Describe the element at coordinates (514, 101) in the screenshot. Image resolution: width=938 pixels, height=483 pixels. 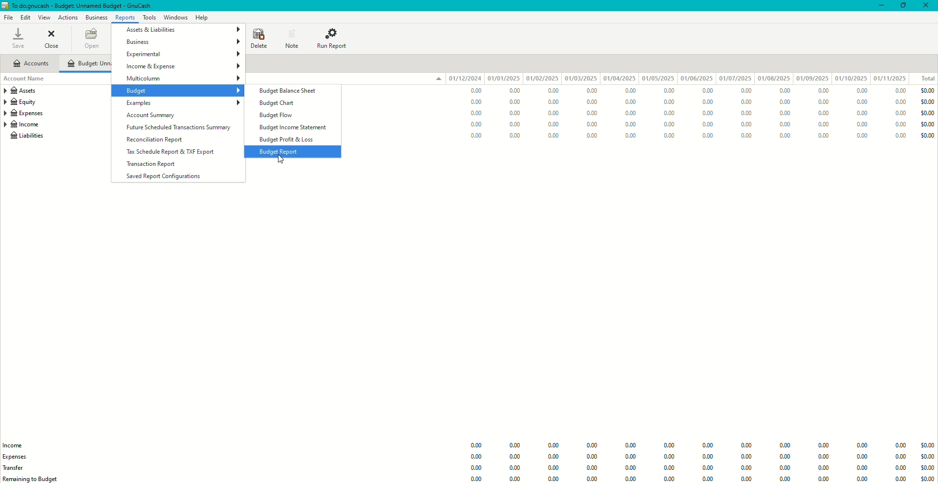
I see `0.00` at that location.